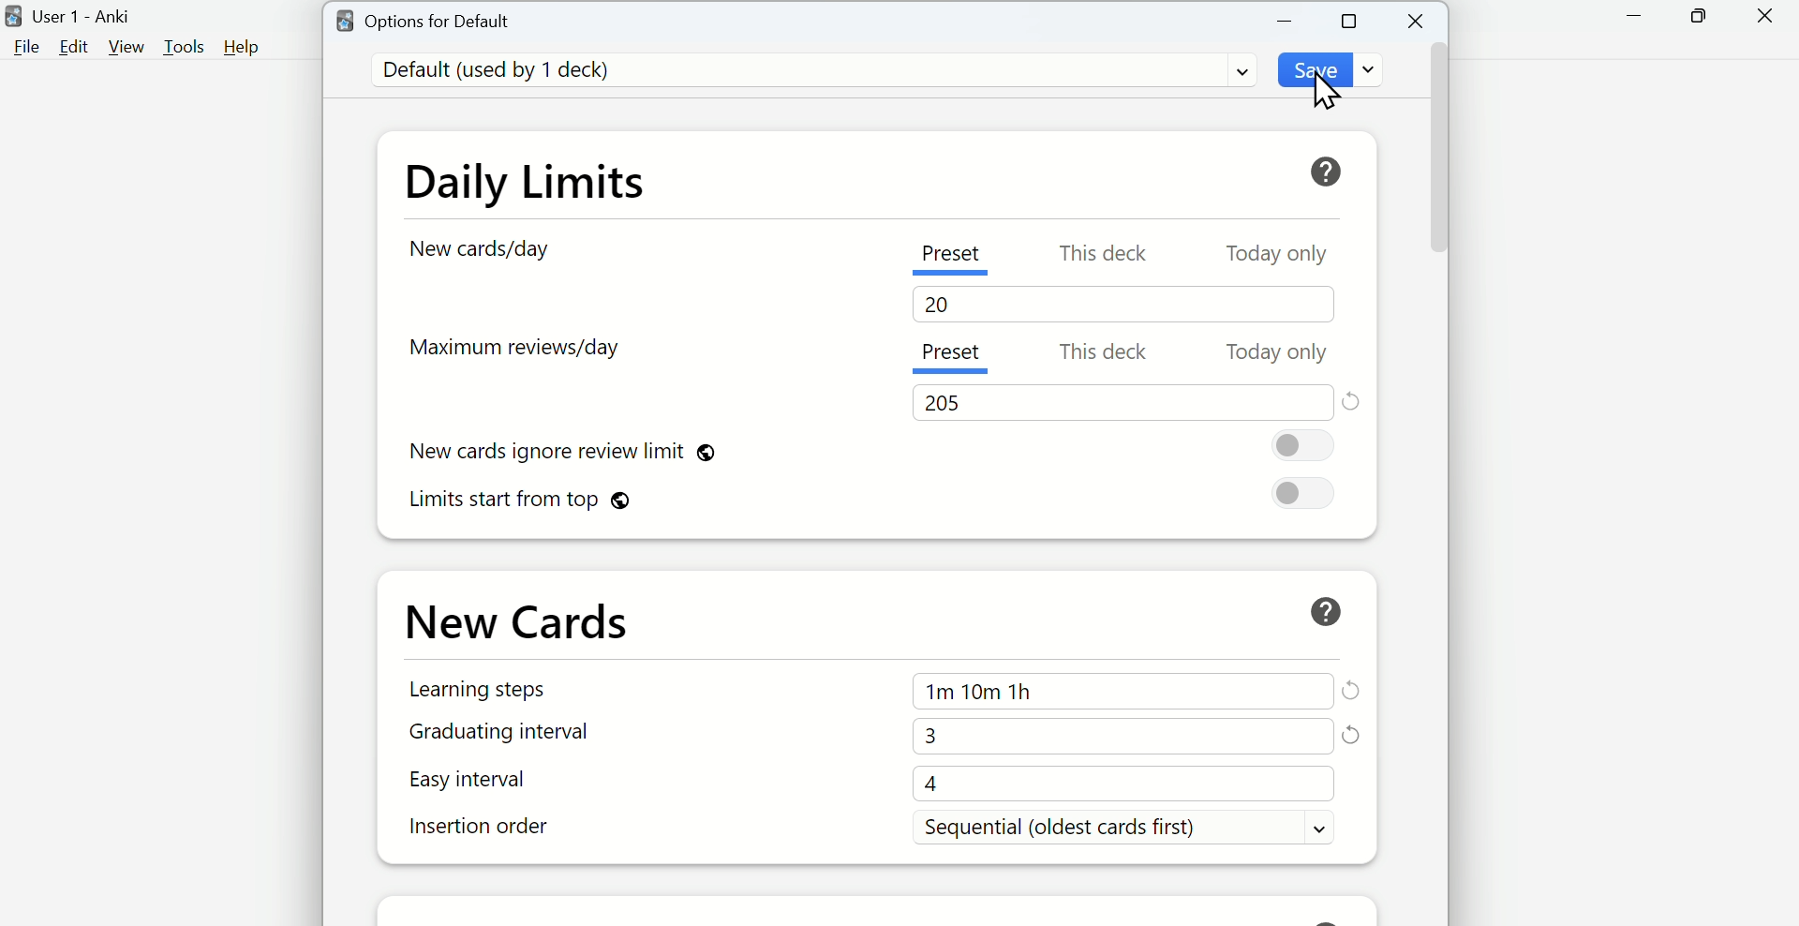 The height and width of the screenshot is (926, 1799). What do you see at coordinates (1354, 399) in the screenshot?
I see `Reset` at bounding box center [1354, 399].